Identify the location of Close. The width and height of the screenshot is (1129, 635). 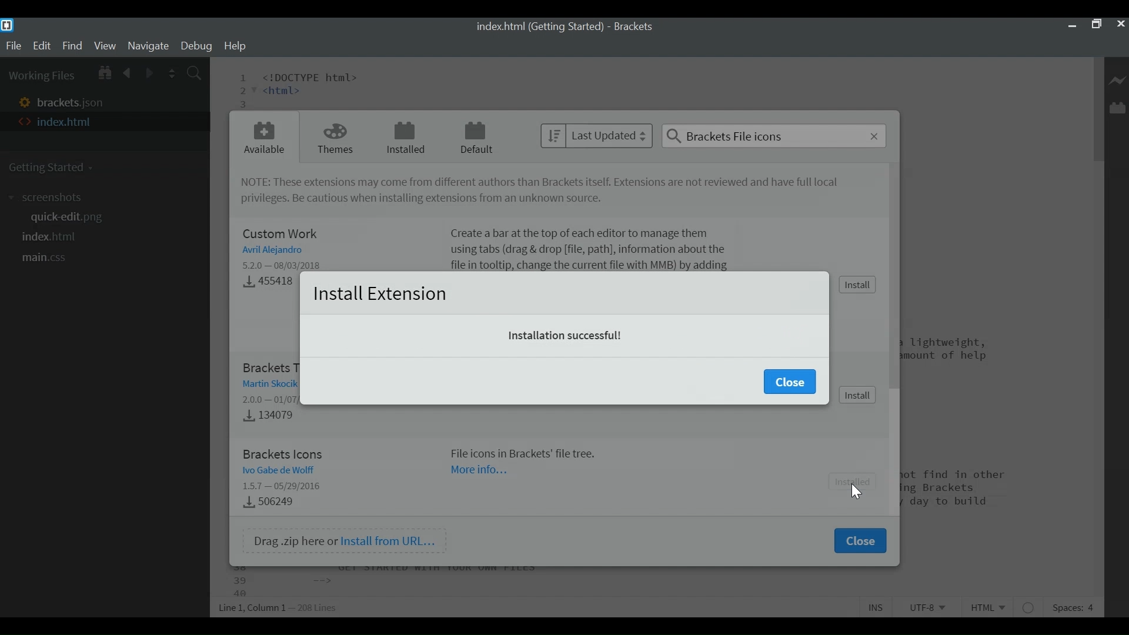
(1121, 26).